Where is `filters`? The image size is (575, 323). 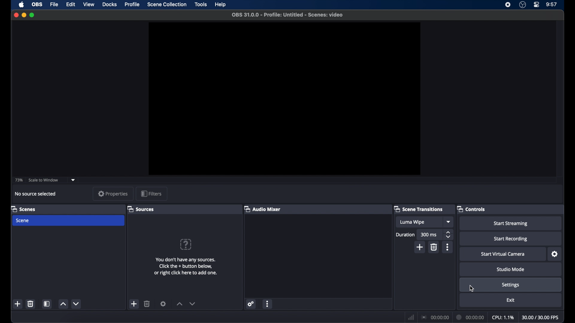
filters is located at coordinates (151, 194).